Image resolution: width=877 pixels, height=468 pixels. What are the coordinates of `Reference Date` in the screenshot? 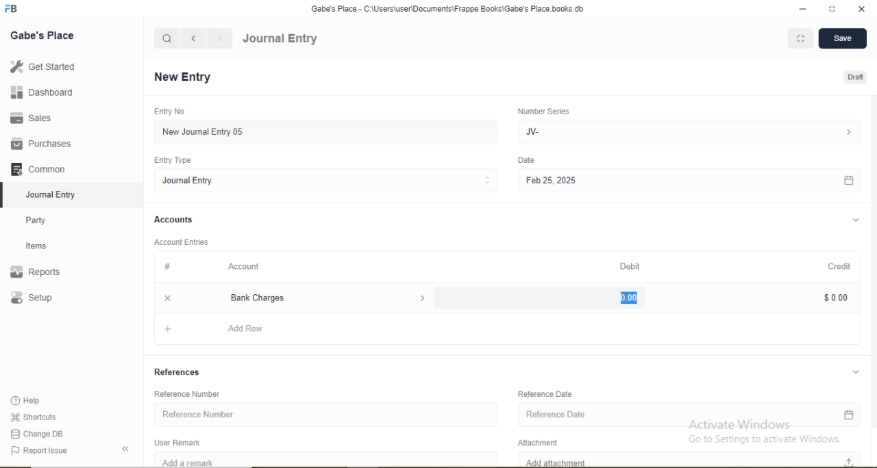 It's located at (547, 393).